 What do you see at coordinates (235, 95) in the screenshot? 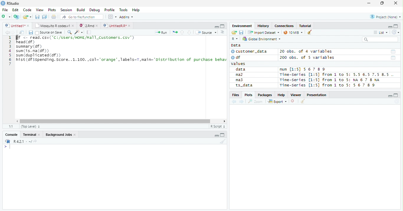
I see `Files` at bounding box center [235, 95].